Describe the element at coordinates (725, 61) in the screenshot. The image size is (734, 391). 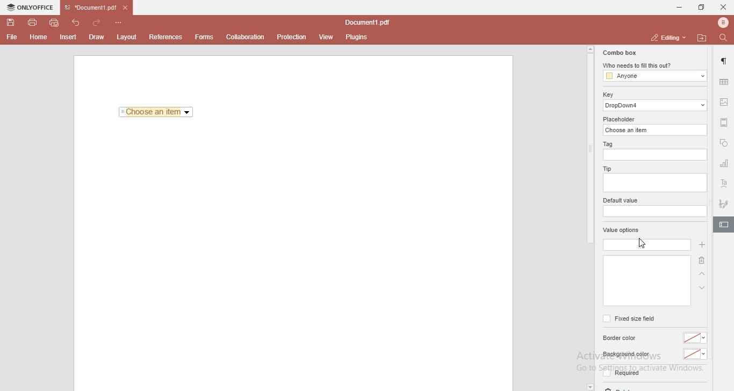
I see `paragraph` at that location.